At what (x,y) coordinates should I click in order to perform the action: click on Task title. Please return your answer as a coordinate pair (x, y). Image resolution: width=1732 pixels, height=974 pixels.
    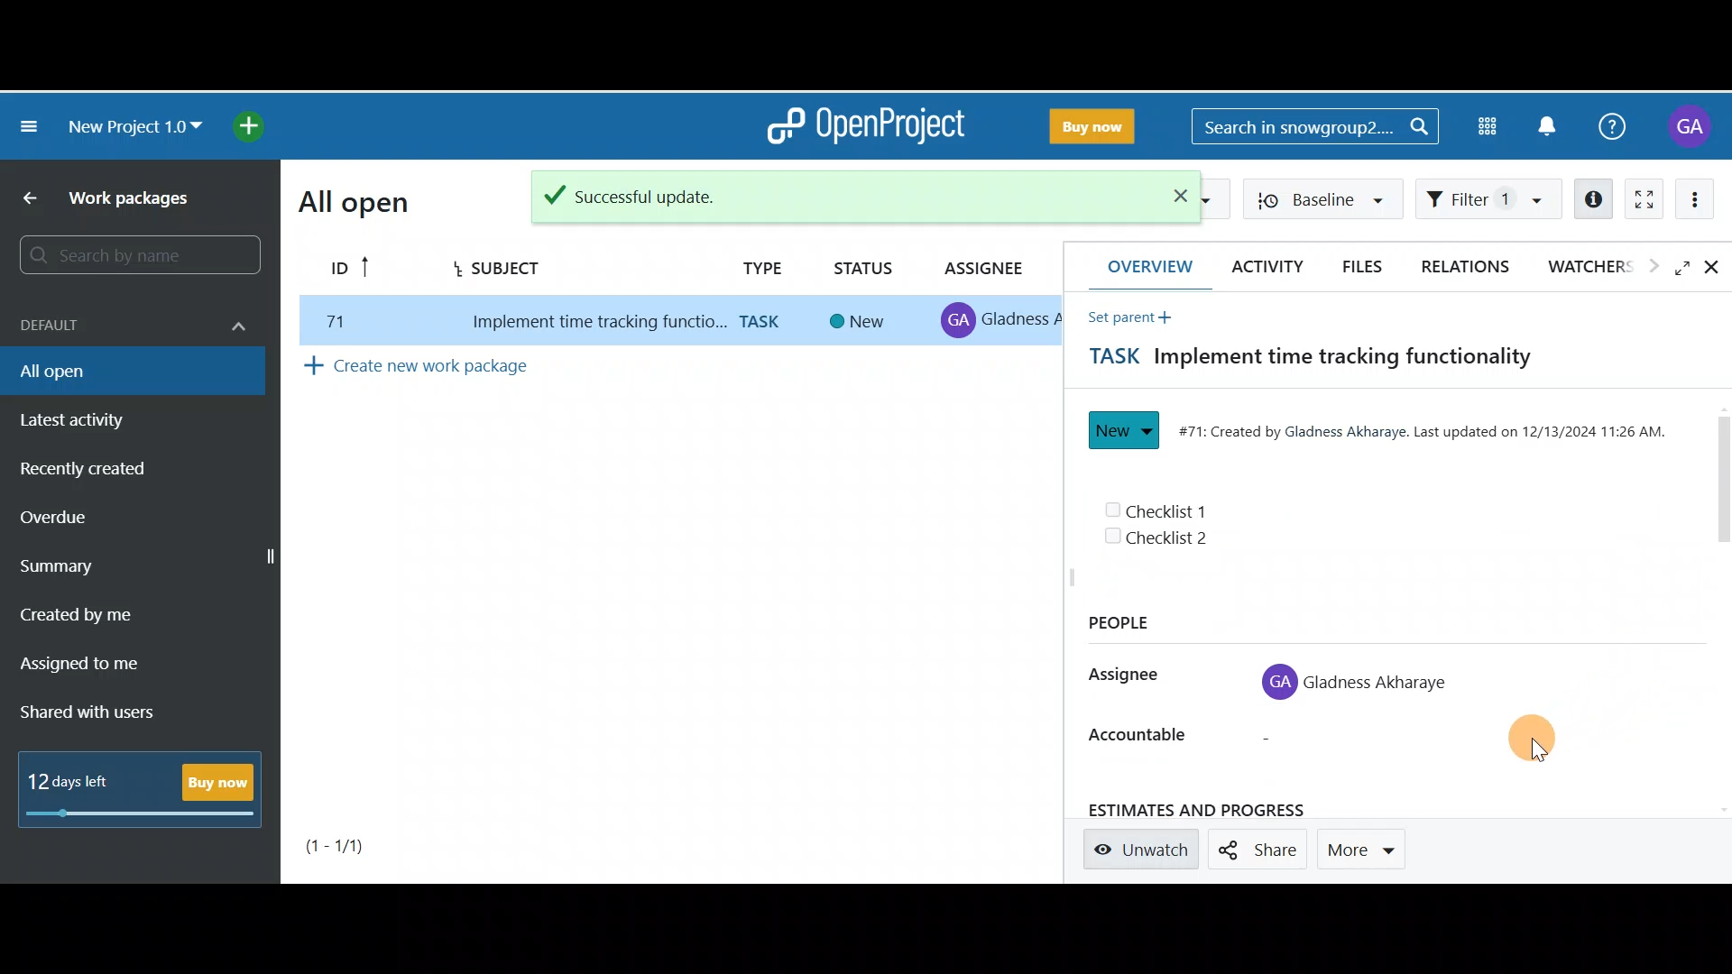
    Looking at the image, I should click on (1298, 361).